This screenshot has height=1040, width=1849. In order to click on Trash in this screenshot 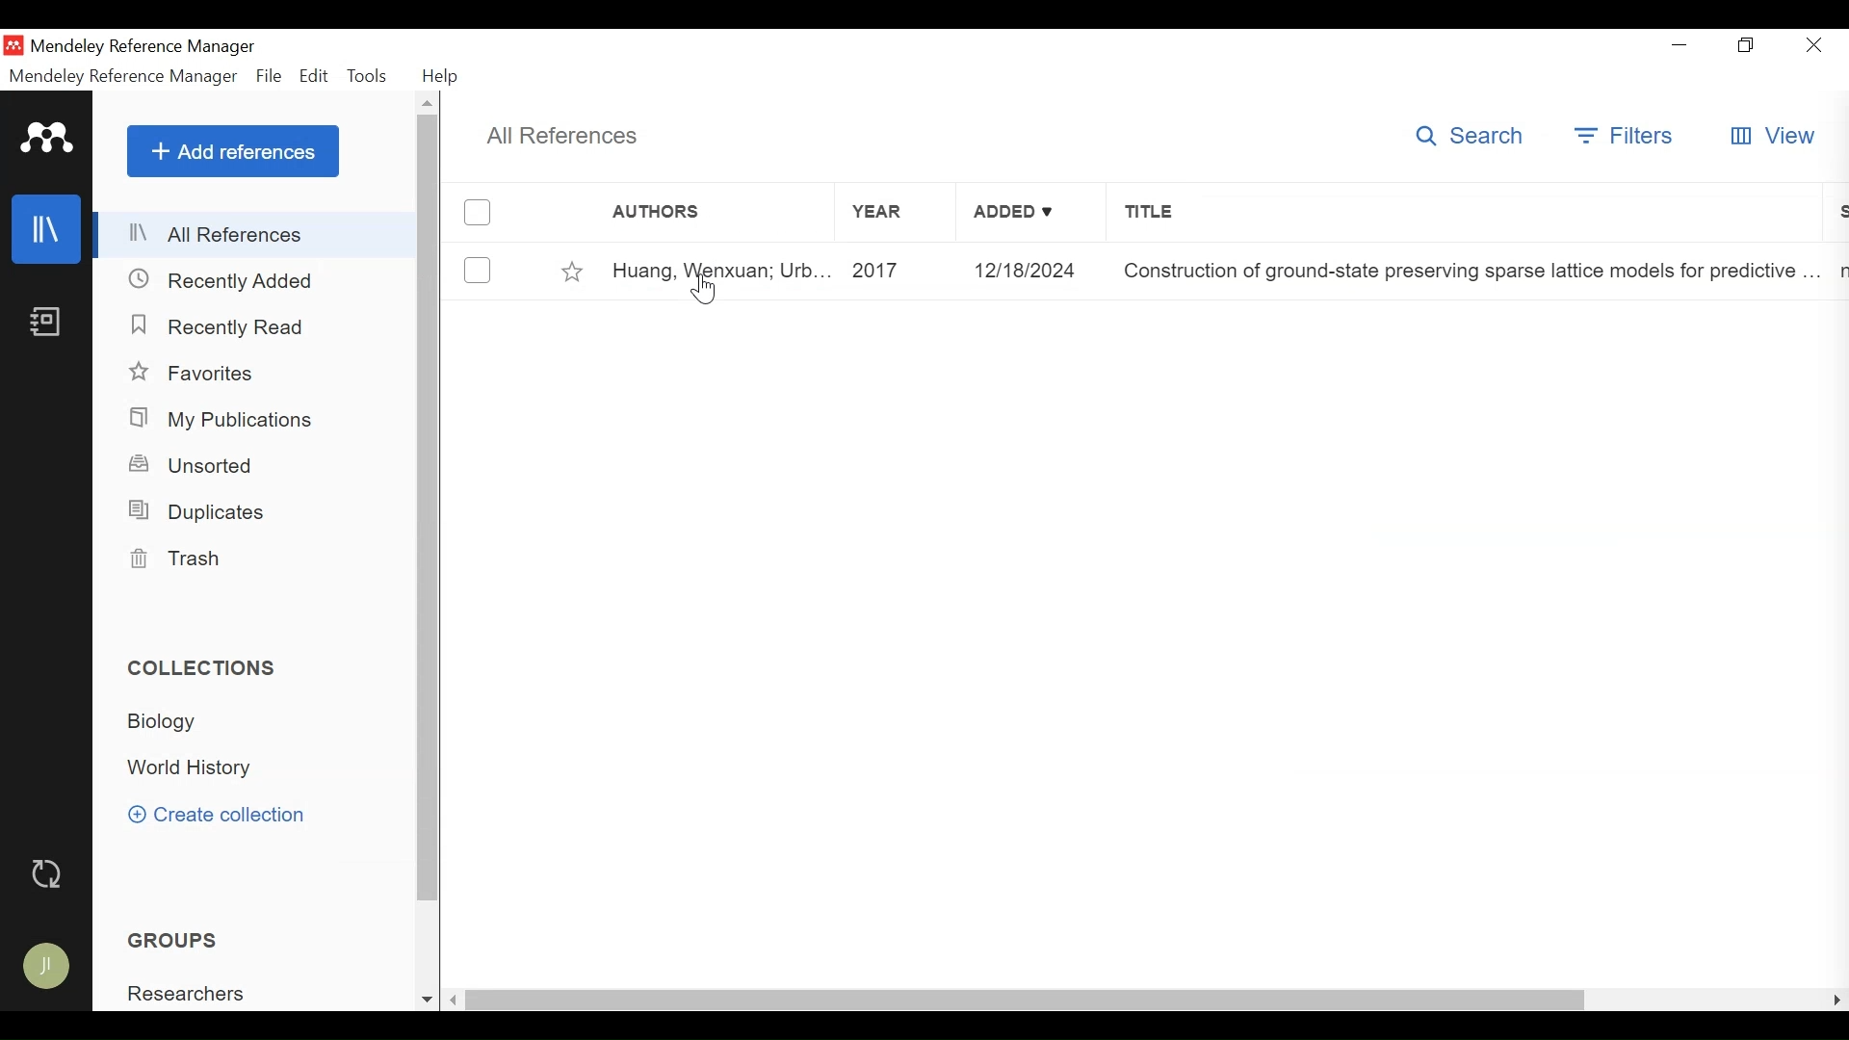, I will do `click(178, 560)`.